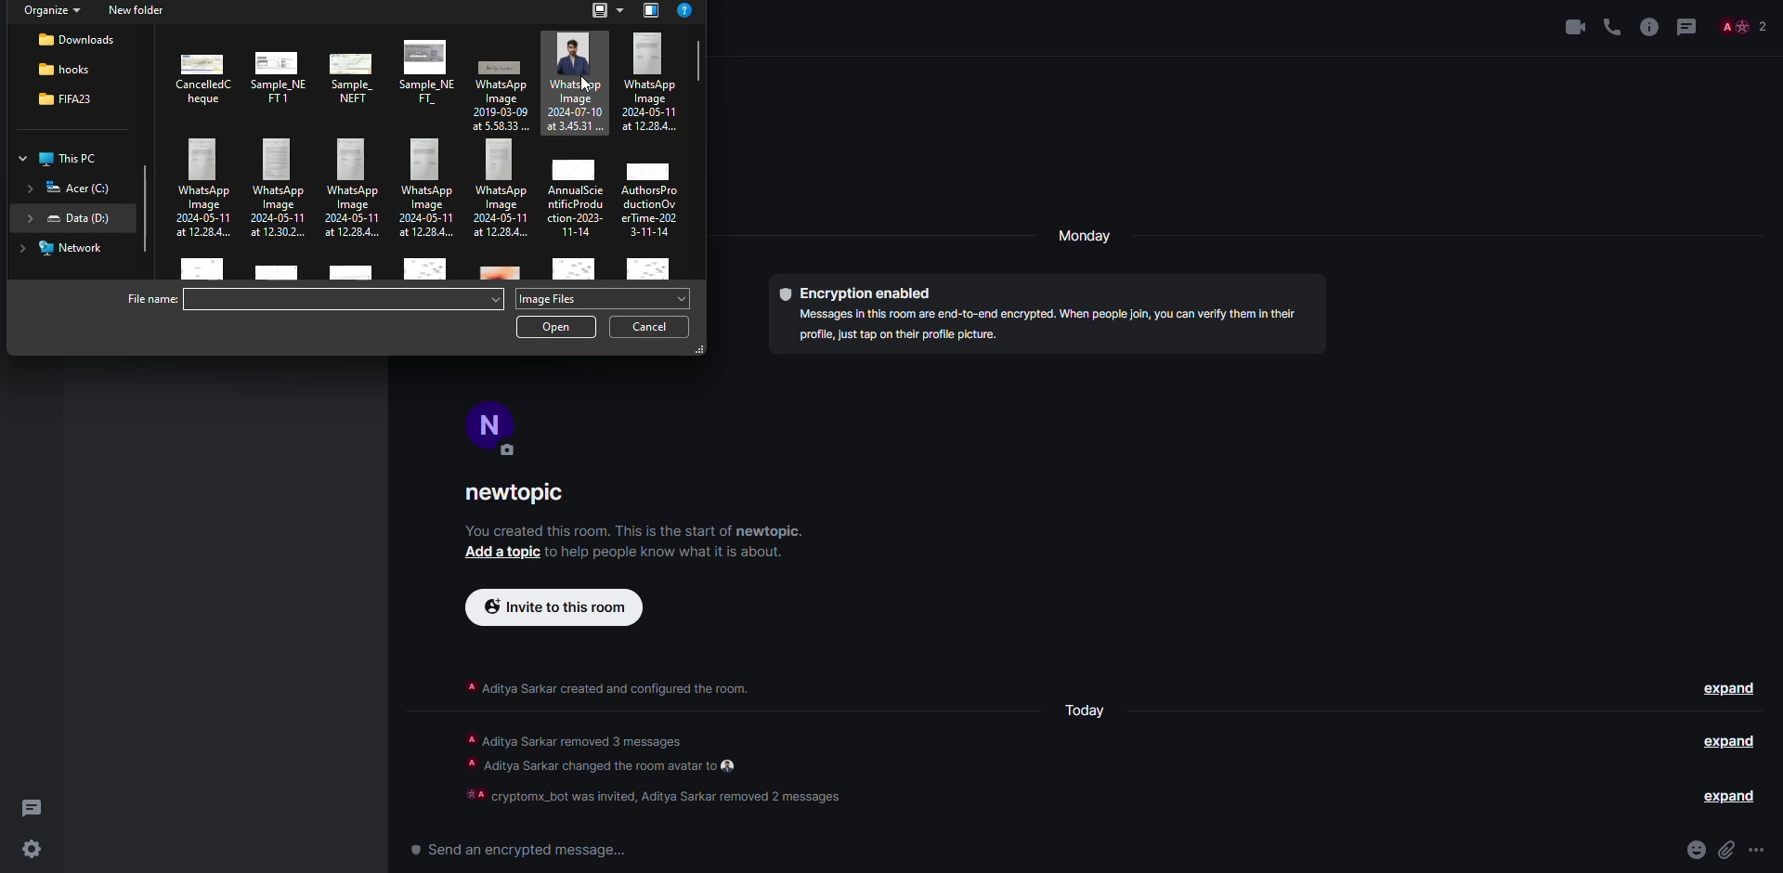 The height and width of the screenshot is (873, 1783). What do you see at coordinates (578, 194) in the screenshot?
I see `click to select` at bounding box center [578, 194].